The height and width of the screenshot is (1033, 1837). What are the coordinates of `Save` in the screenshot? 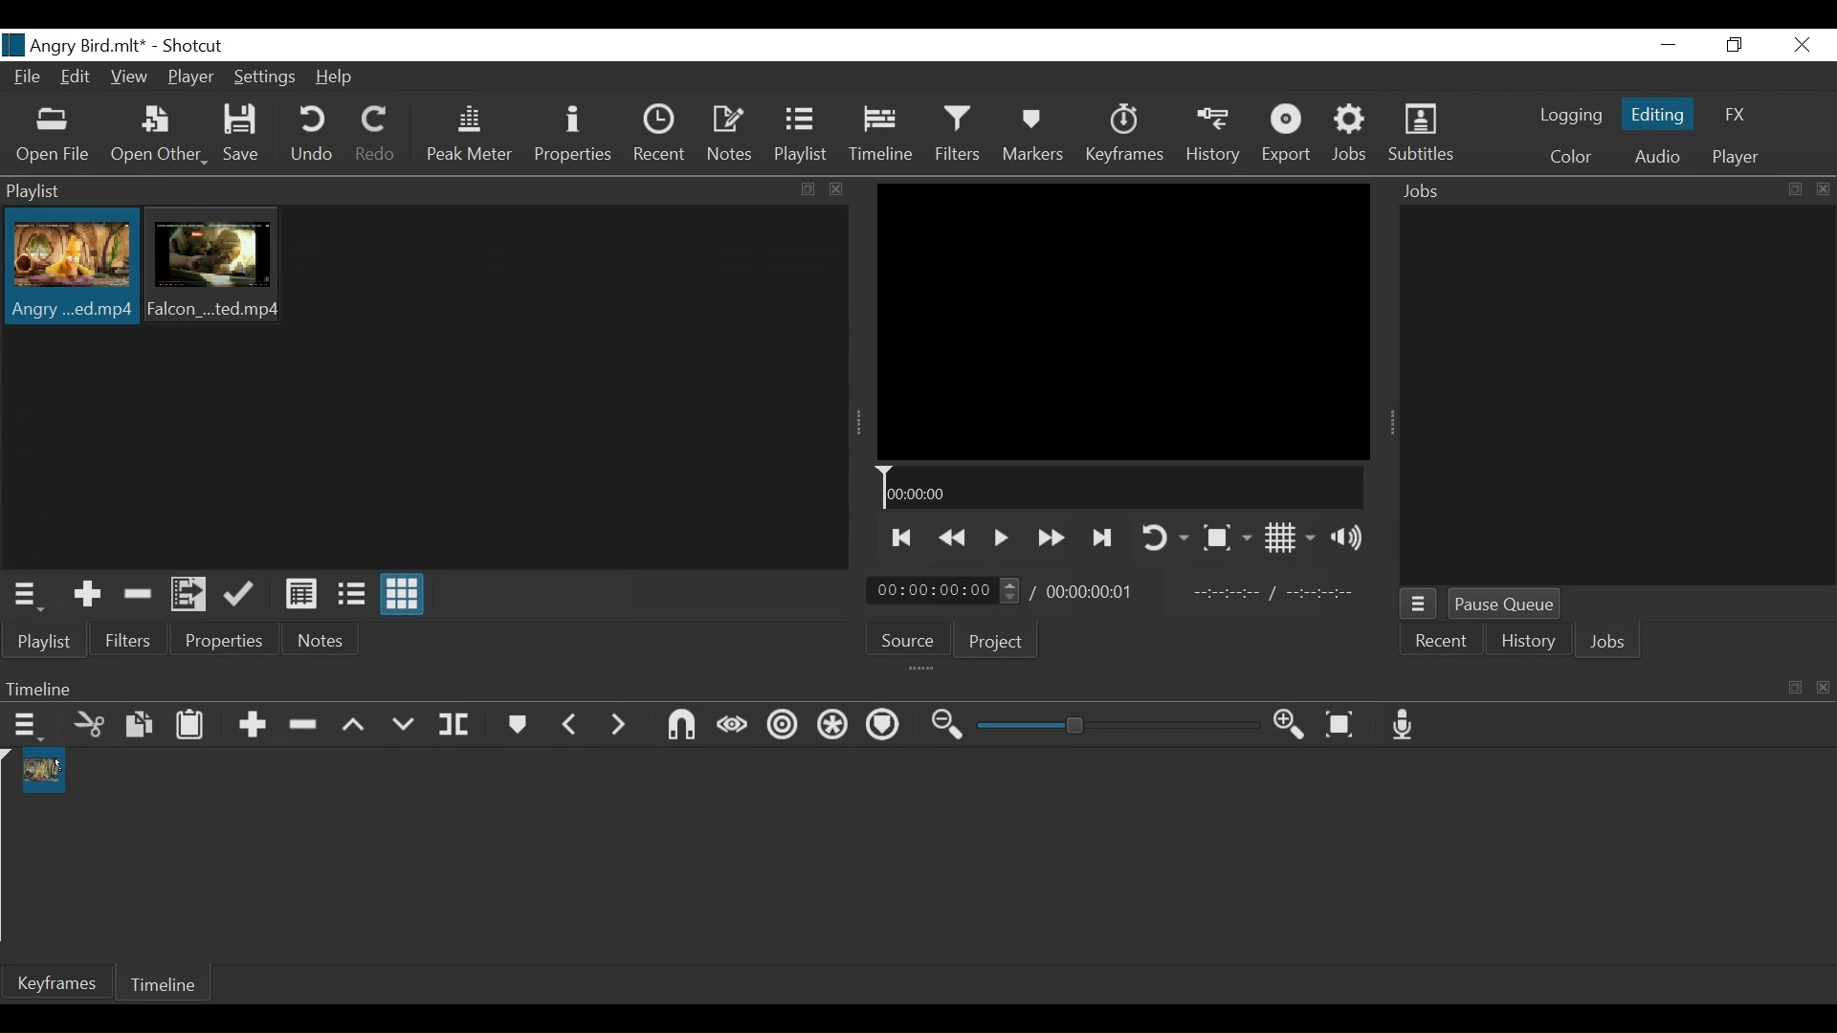 It's located at (245, 135).